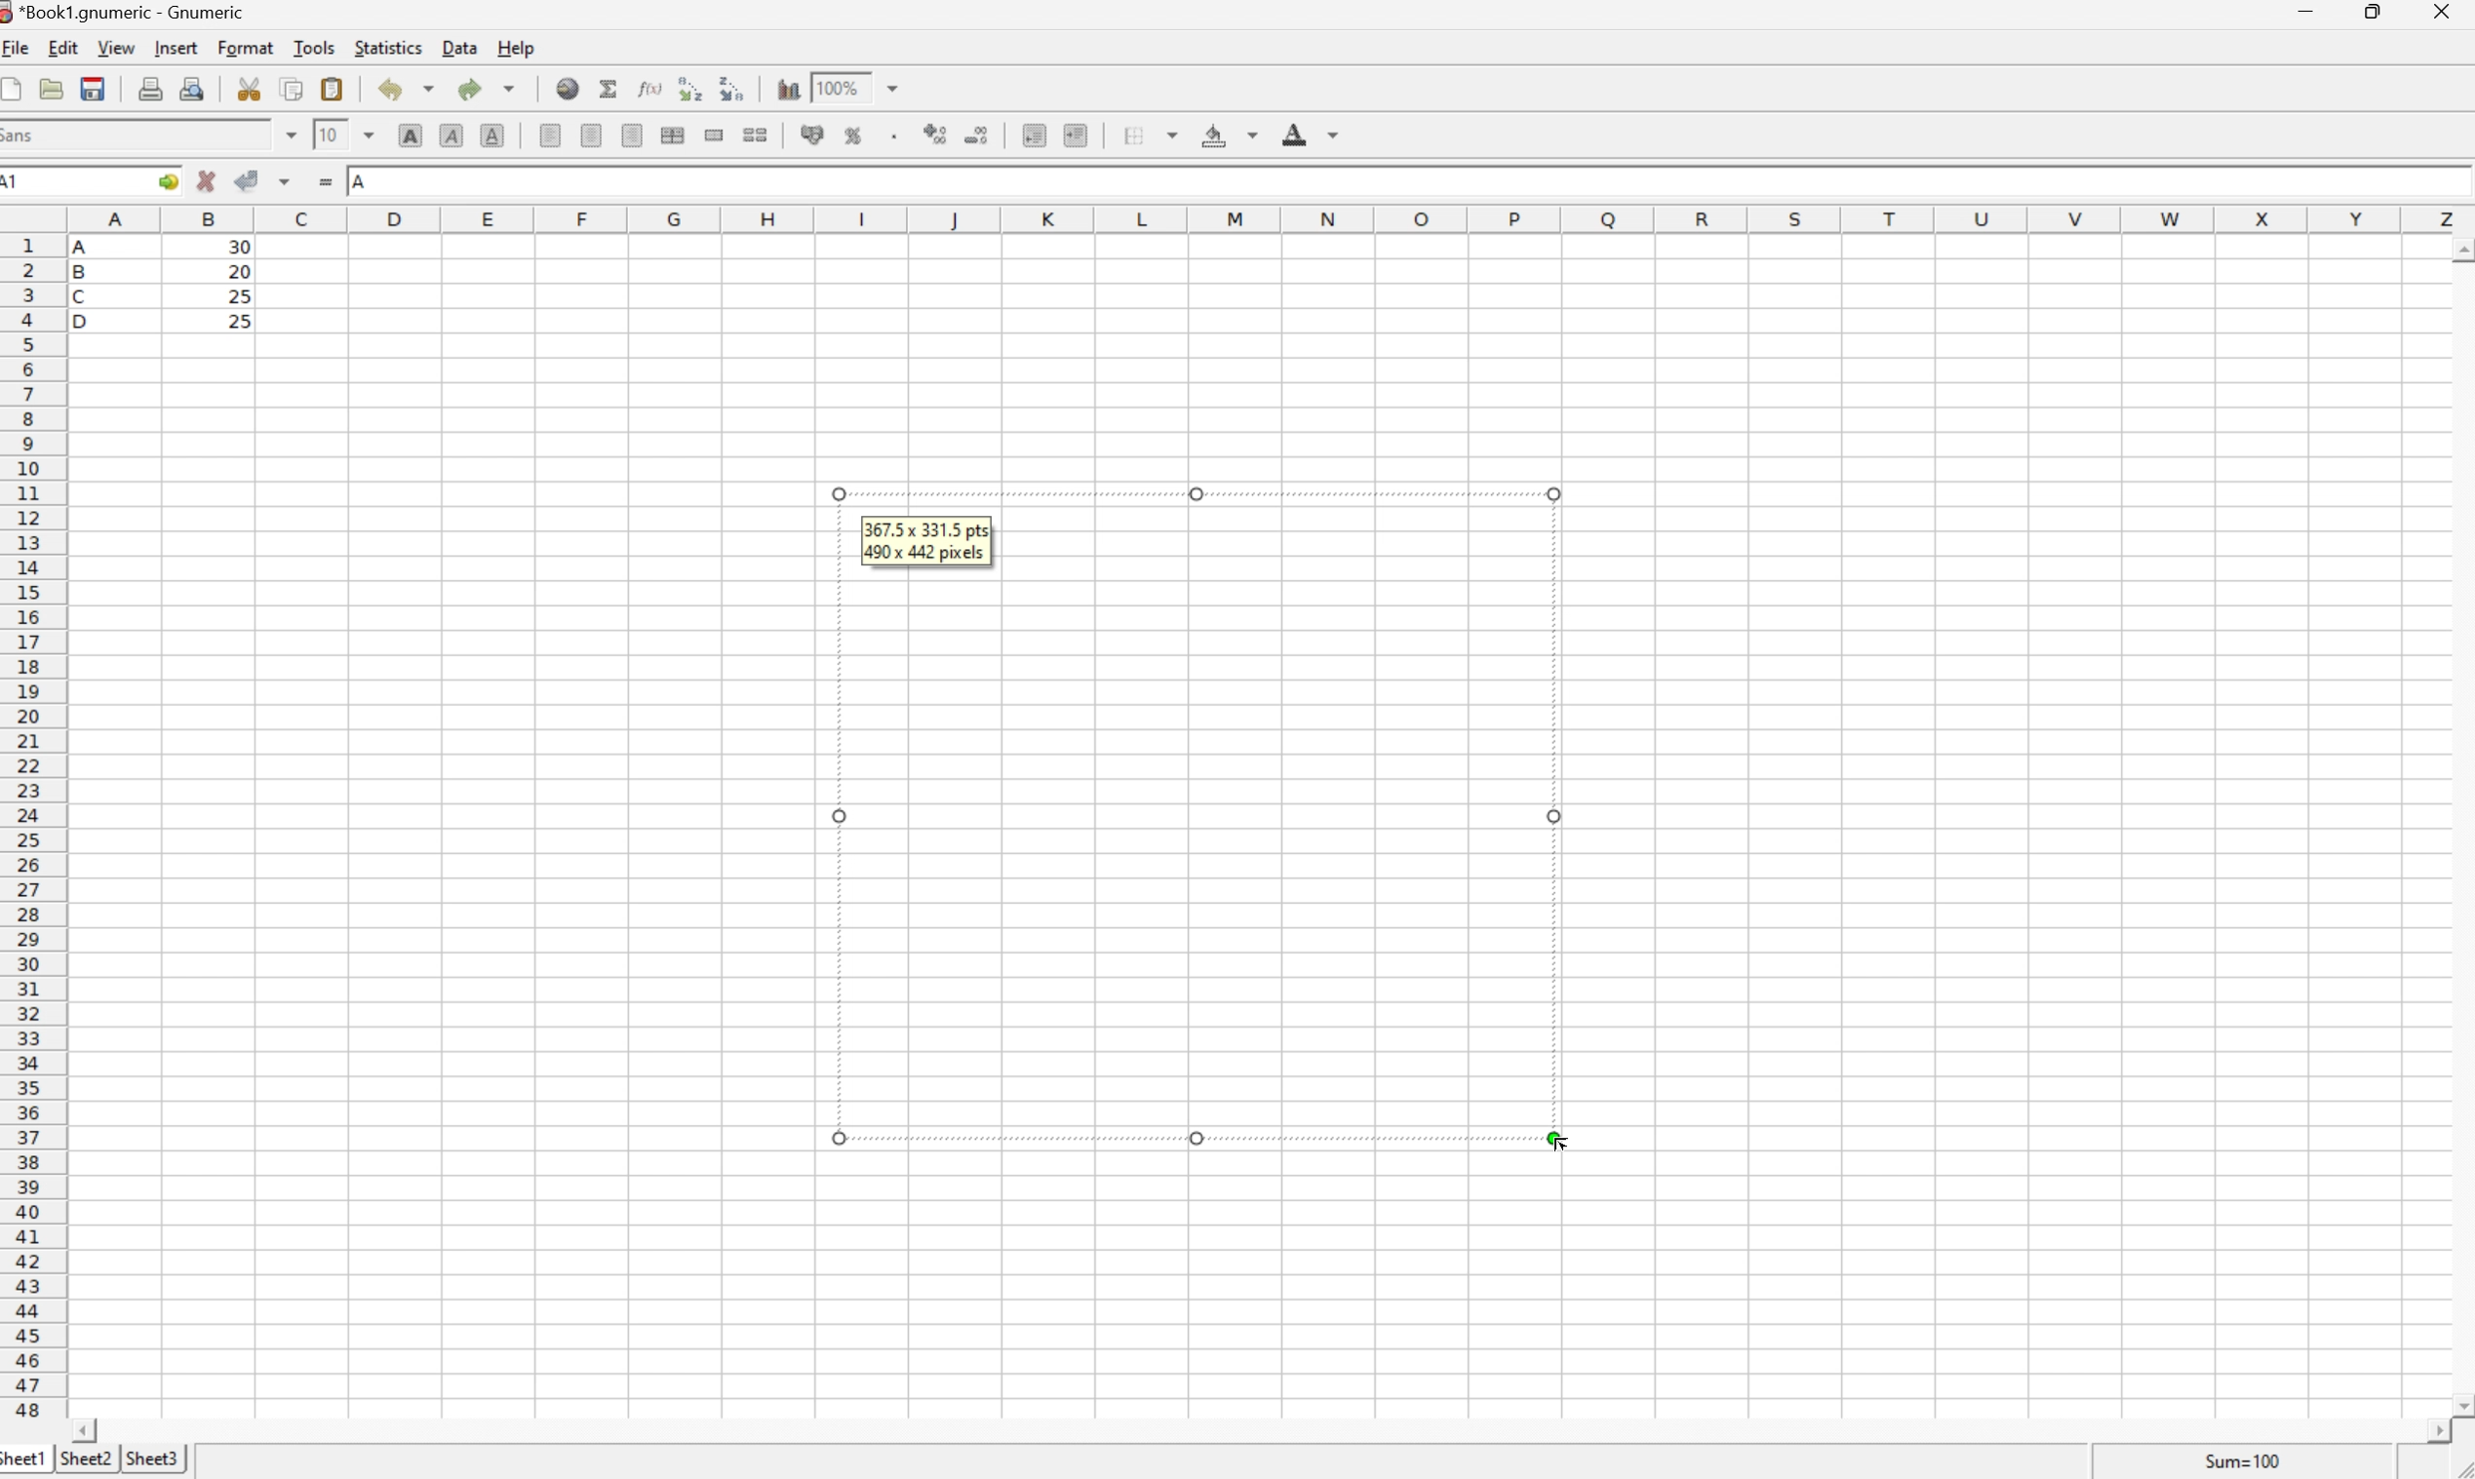  Describe the element at coordinates (325, 179) in the screenshot. I see `Enter formula` at that location.